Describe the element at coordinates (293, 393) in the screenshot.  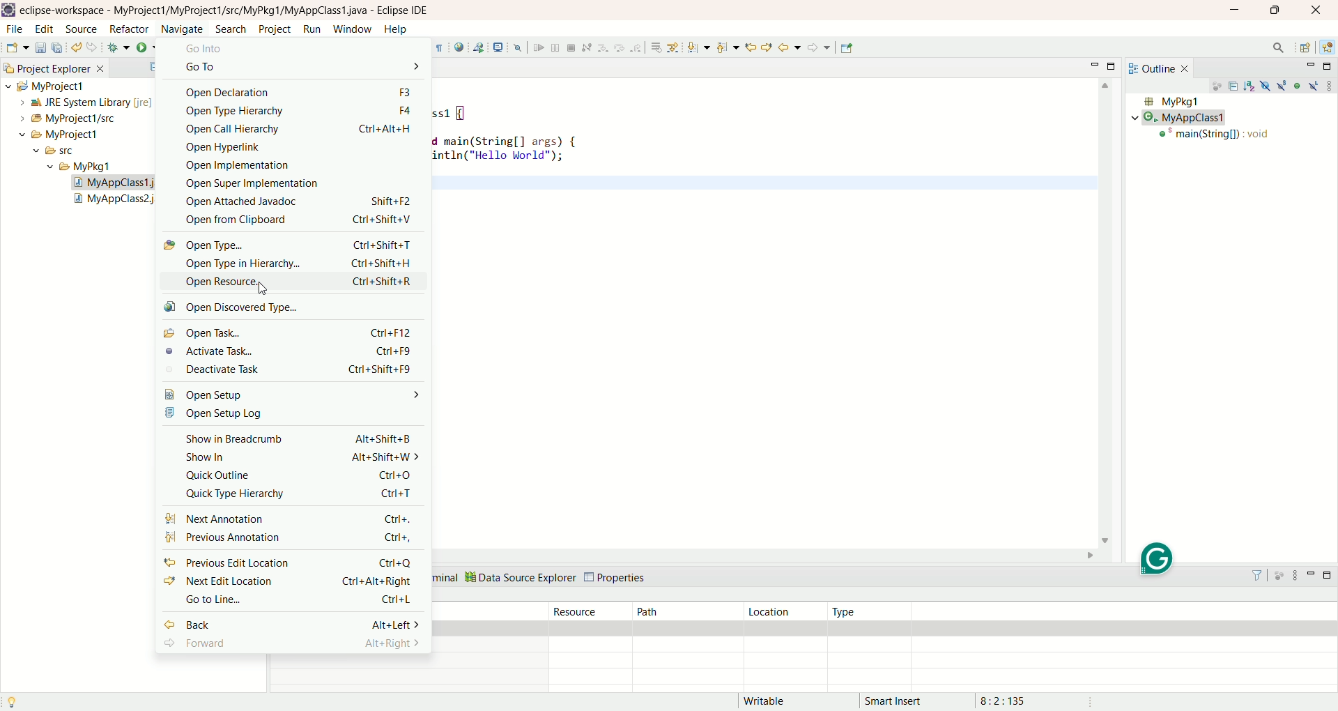
I see `open setup` at that location.